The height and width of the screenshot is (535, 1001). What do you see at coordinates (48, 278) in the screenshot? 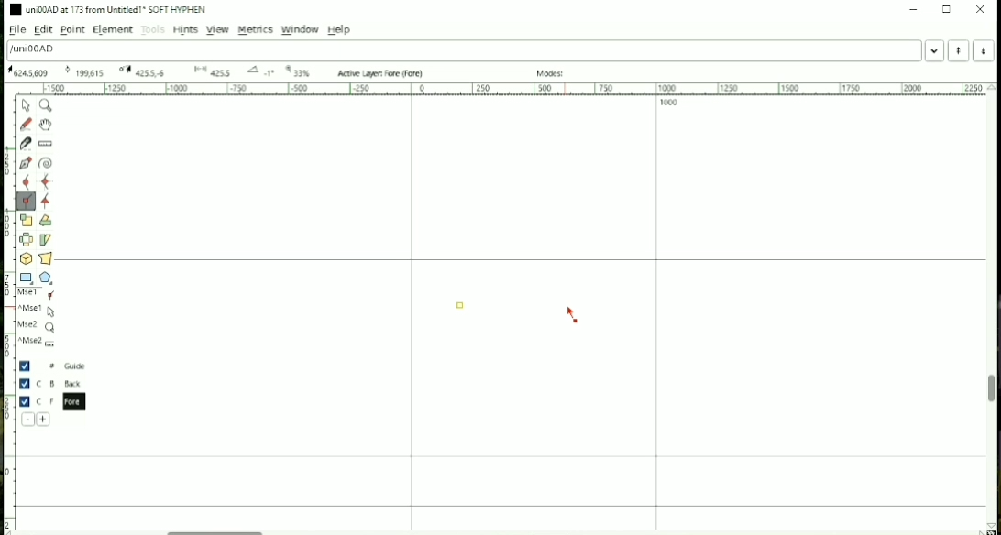
I see `Polygon or star` at bounding box center [48, 278].